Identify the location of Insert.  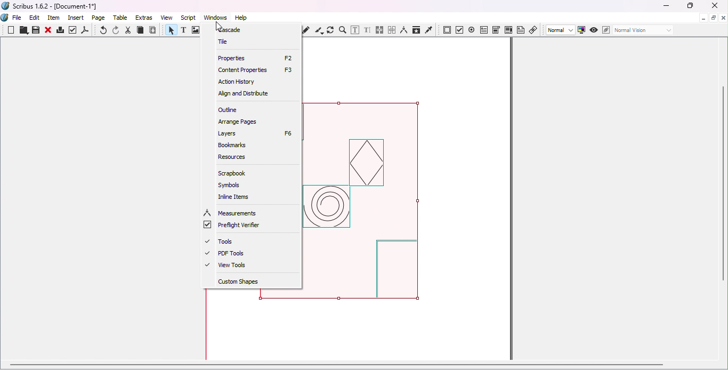
(77, 17).